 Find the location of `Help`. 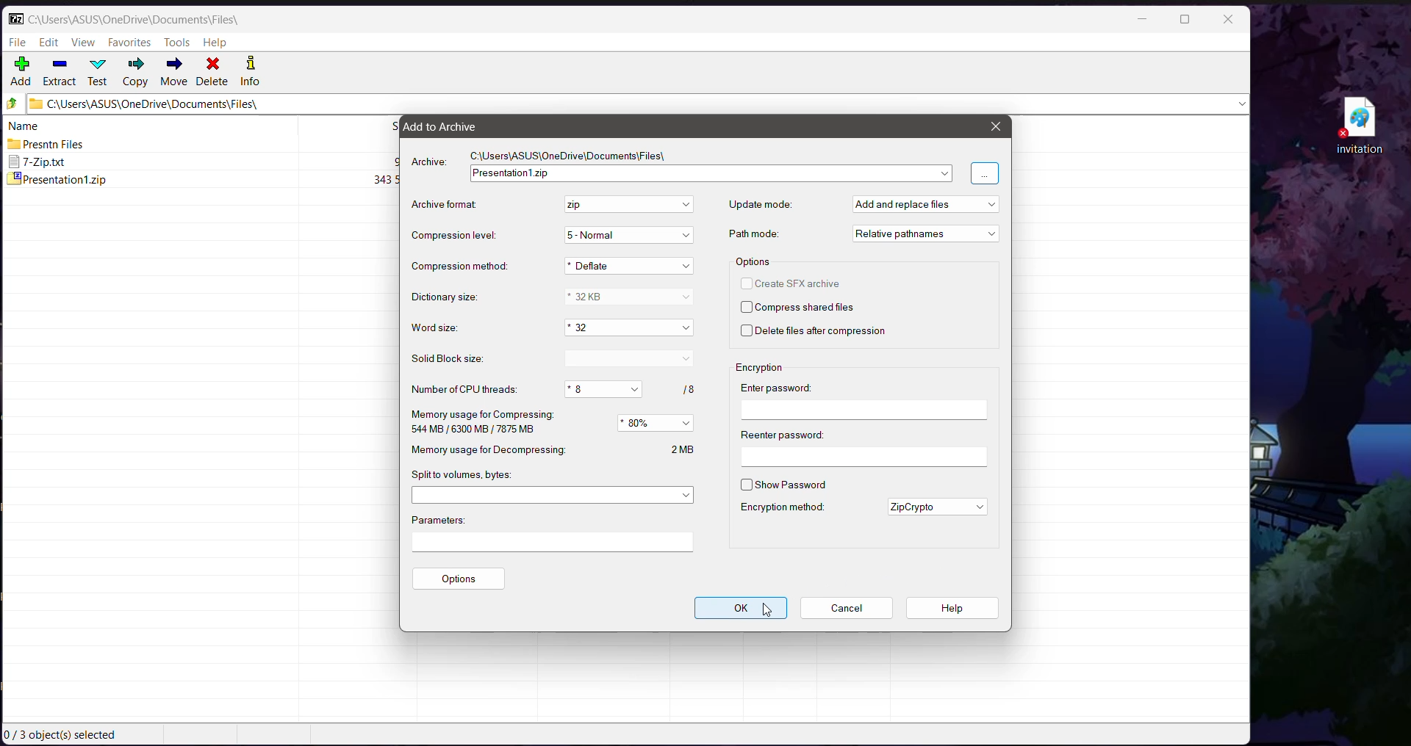

Help is located at coordinates (216, 43).